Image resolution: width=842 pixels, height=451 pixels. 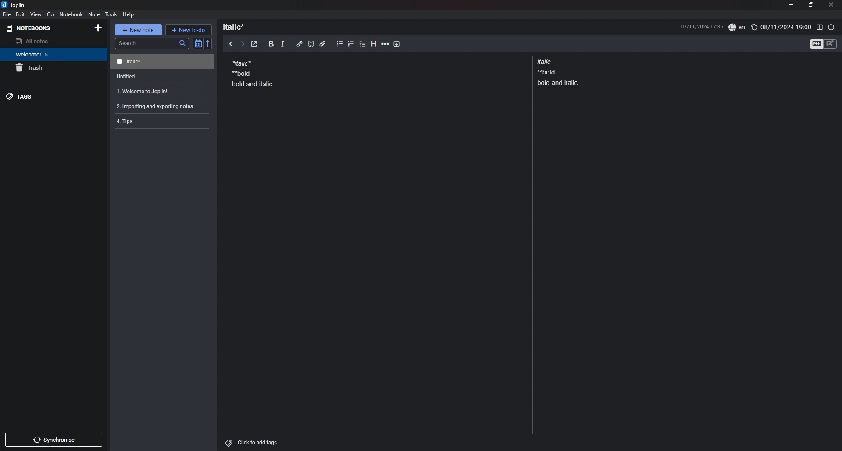 I want to click on joplin, so click(x=13, y=5).